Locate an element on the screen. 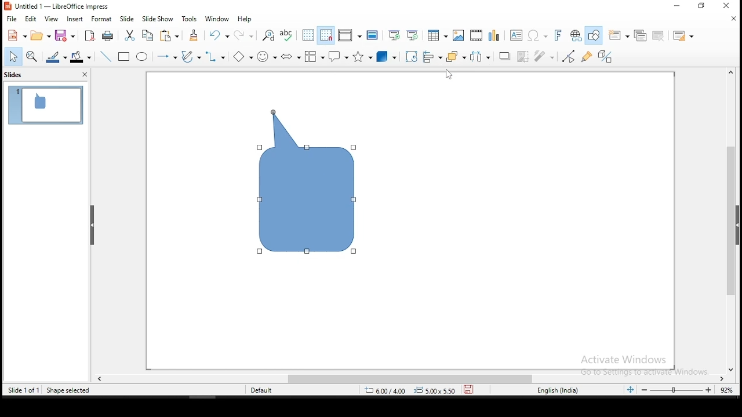 The height and width of the screenshot is (417, 742). rotate is located at coordinates (412, 57).